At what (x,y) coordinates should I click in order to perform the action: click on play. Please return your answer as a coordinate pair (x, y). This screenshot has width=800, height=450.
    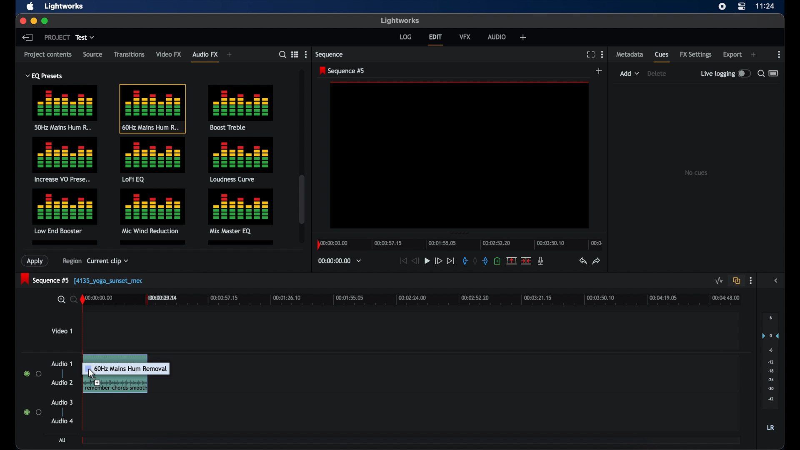
    Looking at the image, I should click on (427, 261).